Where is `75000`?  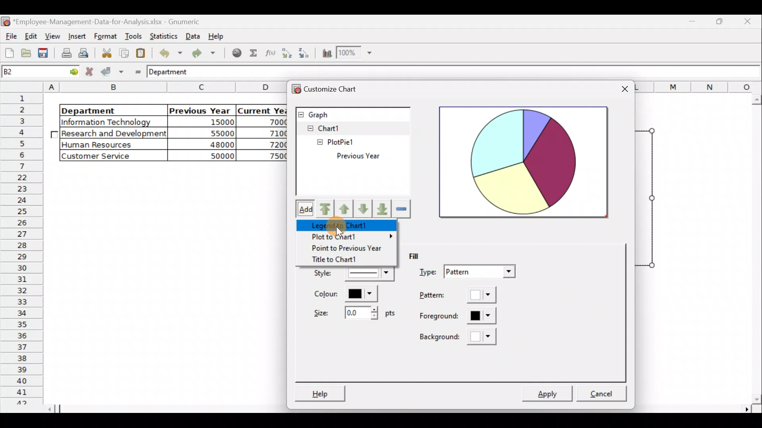 75000 is located at coordinates (269, 157).